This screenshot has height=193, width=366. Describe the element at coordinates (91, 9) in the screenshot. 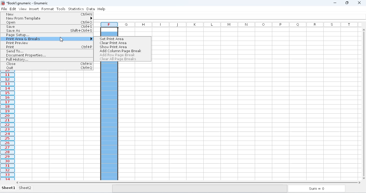

I see `Data` at that location.